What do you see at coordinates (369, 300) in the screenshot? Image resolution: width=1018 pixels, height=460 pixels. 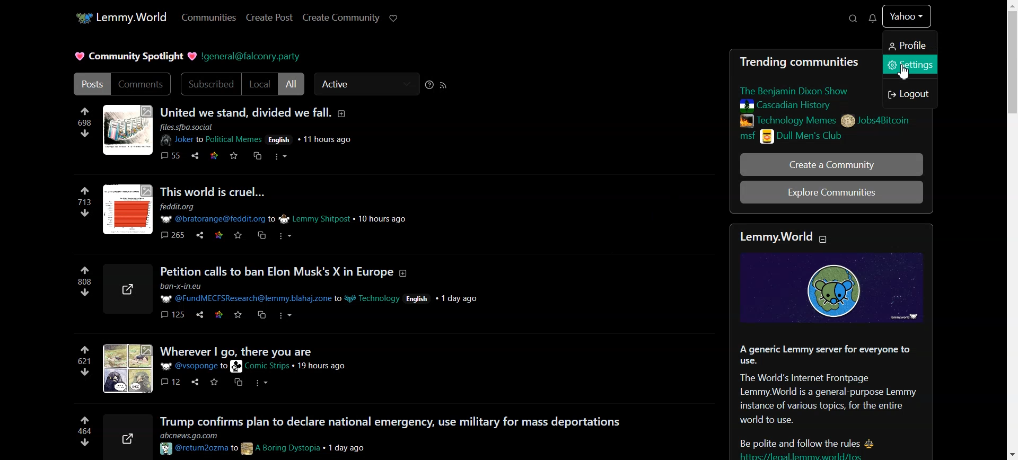 I see `Technology` at bounding box center [369, 300].